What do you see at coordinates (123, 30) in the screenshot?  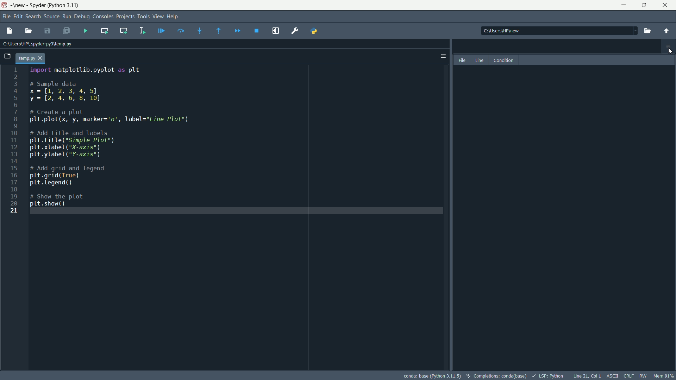 I see `run current cell and go to next one` at bounding box center [123, 30].